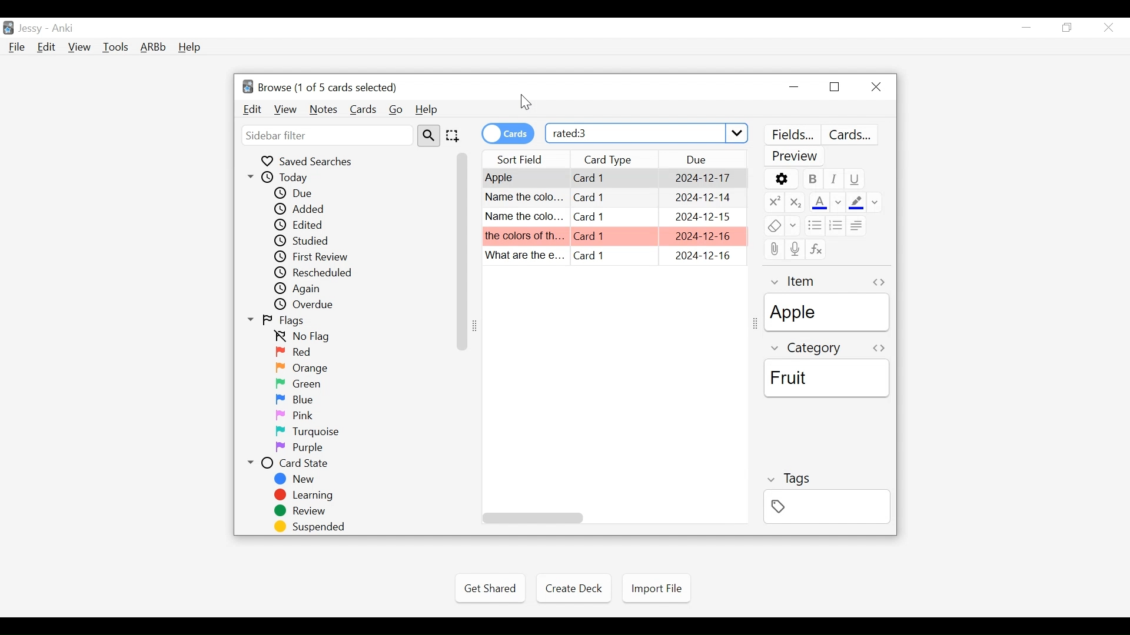 Image resolution: width=1130 pixels, height=635 pixels. Describe the element at coordinates (616, 159) in the screenshot. I see `Card Type` at that location.